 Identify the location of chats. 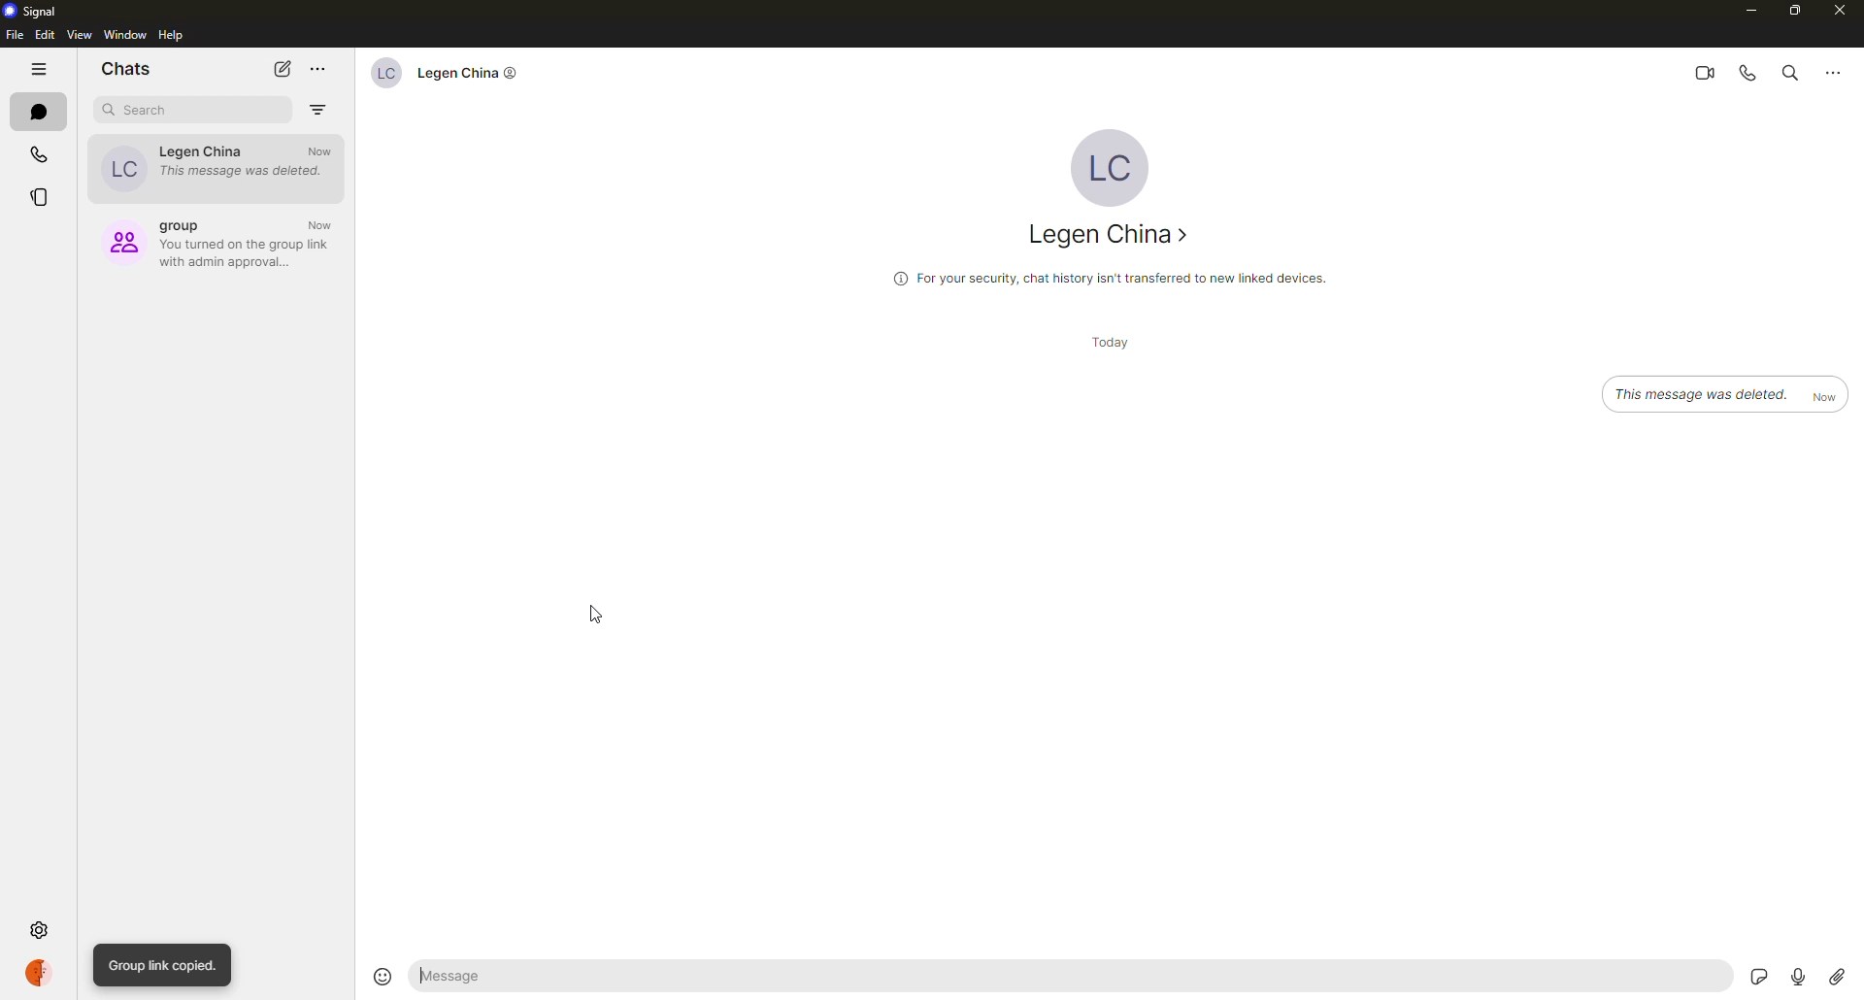
(126, 67).